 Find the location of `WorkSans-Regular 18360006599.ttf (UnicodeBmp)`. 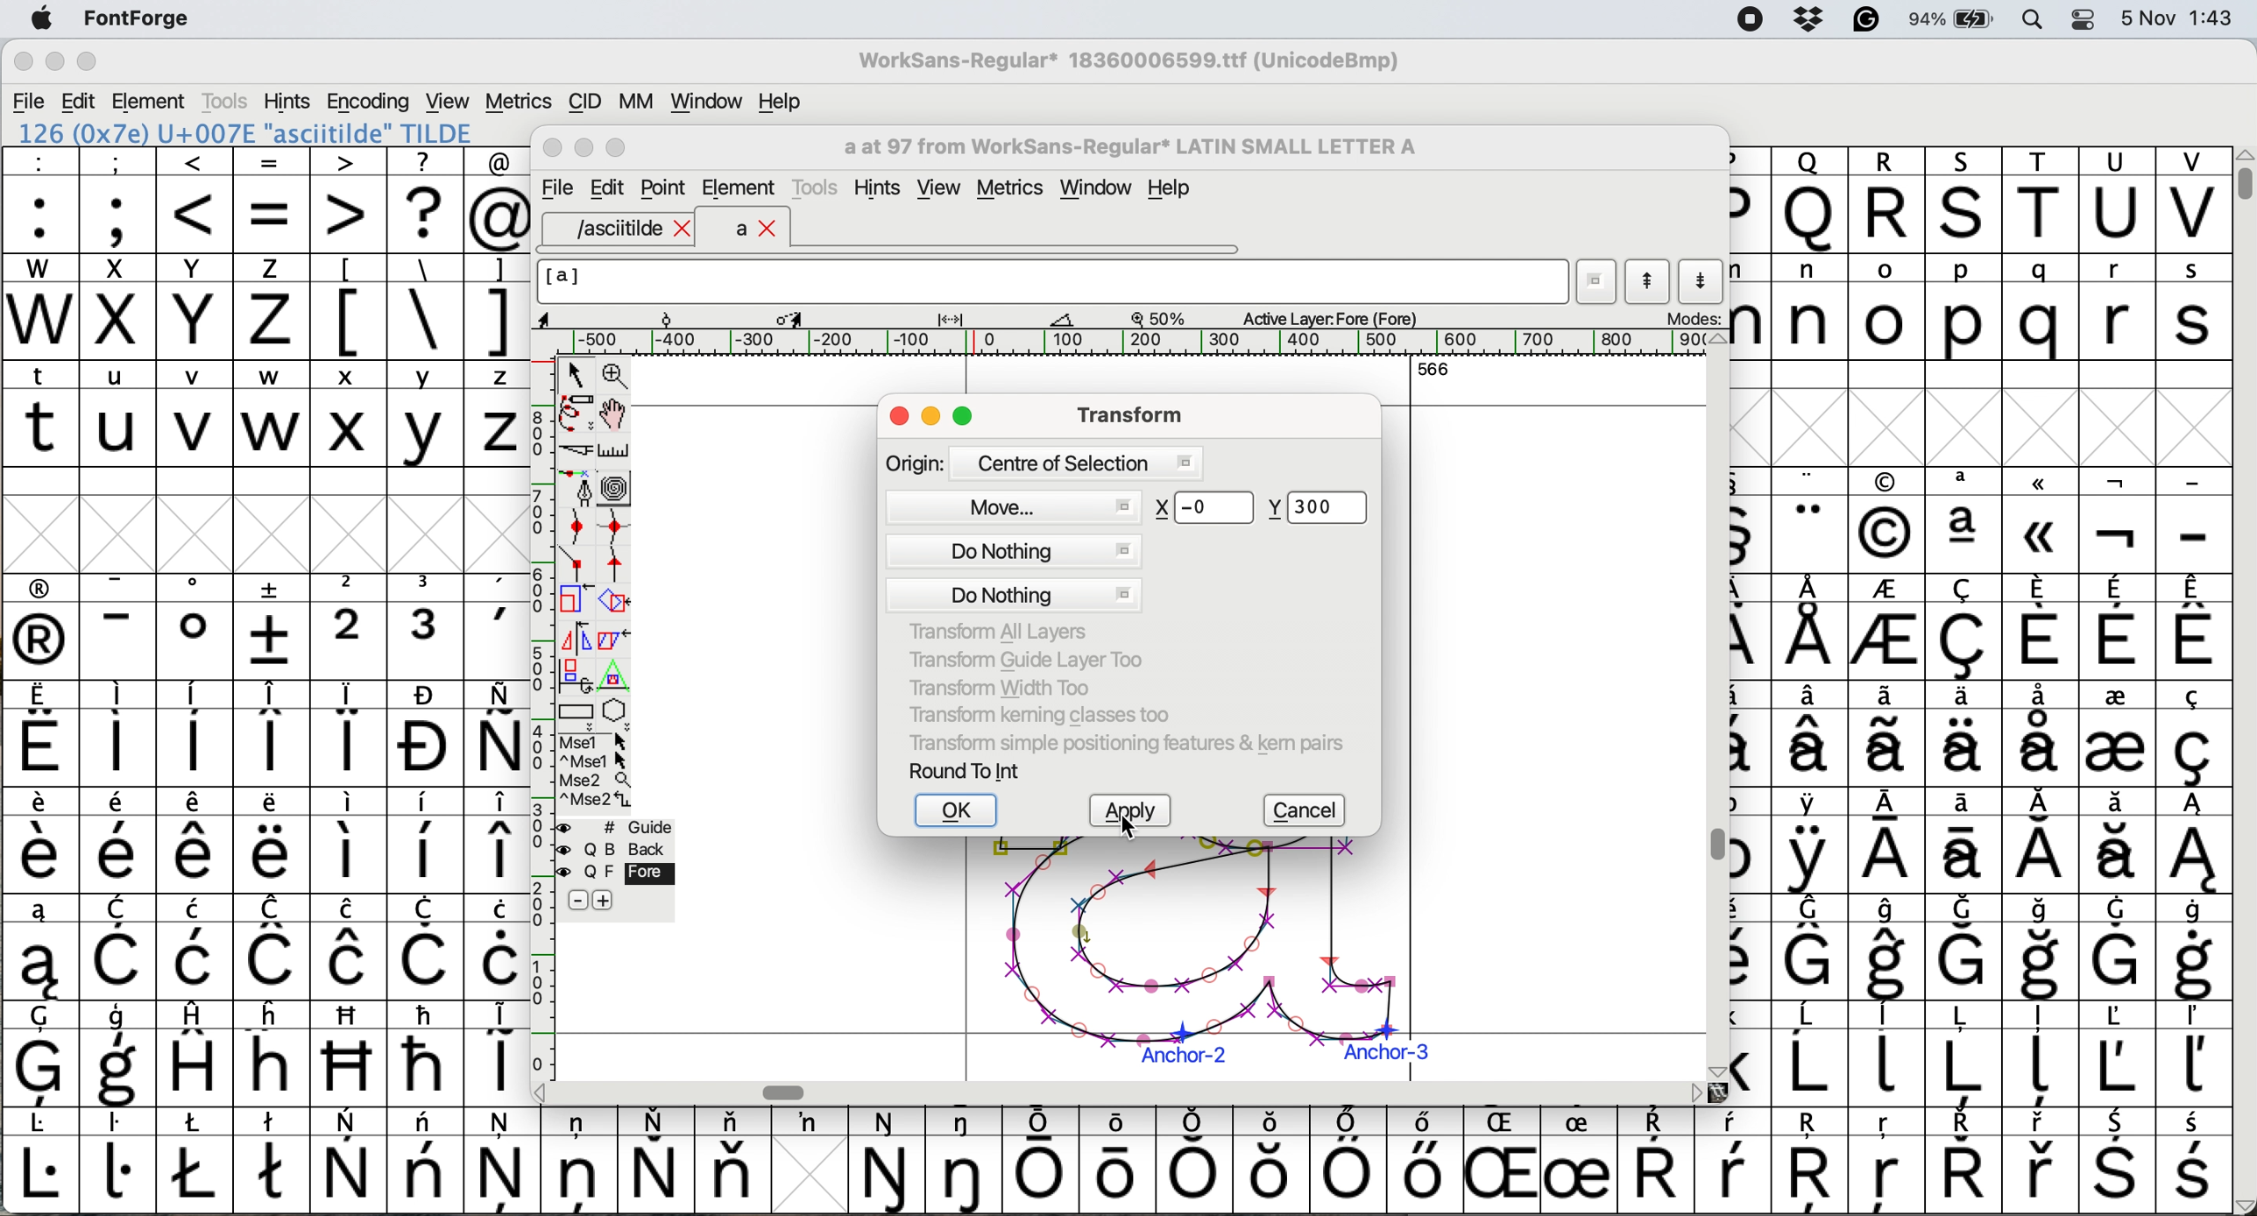

WorkSans-Regular 18360006599.ttf (UnicodeBmp) is located at coordinates (1129, 64).